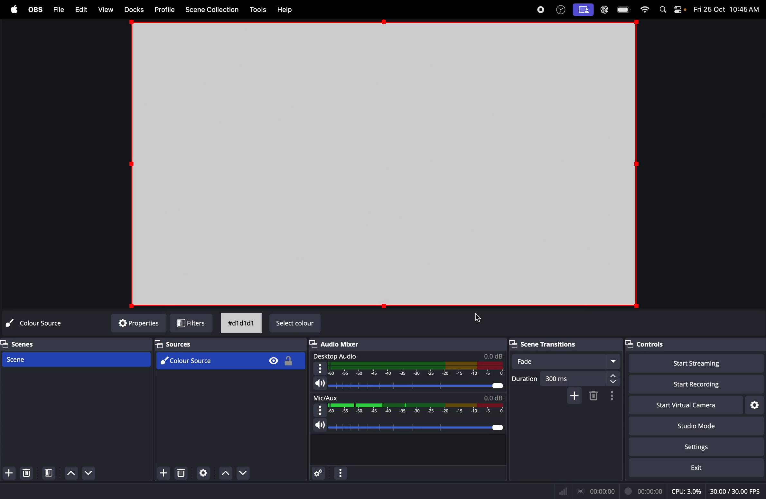  What do you see at coordinates (242, 323) in the screenshot?
I see `#d1d1d1` at bounding box center [242, 323].